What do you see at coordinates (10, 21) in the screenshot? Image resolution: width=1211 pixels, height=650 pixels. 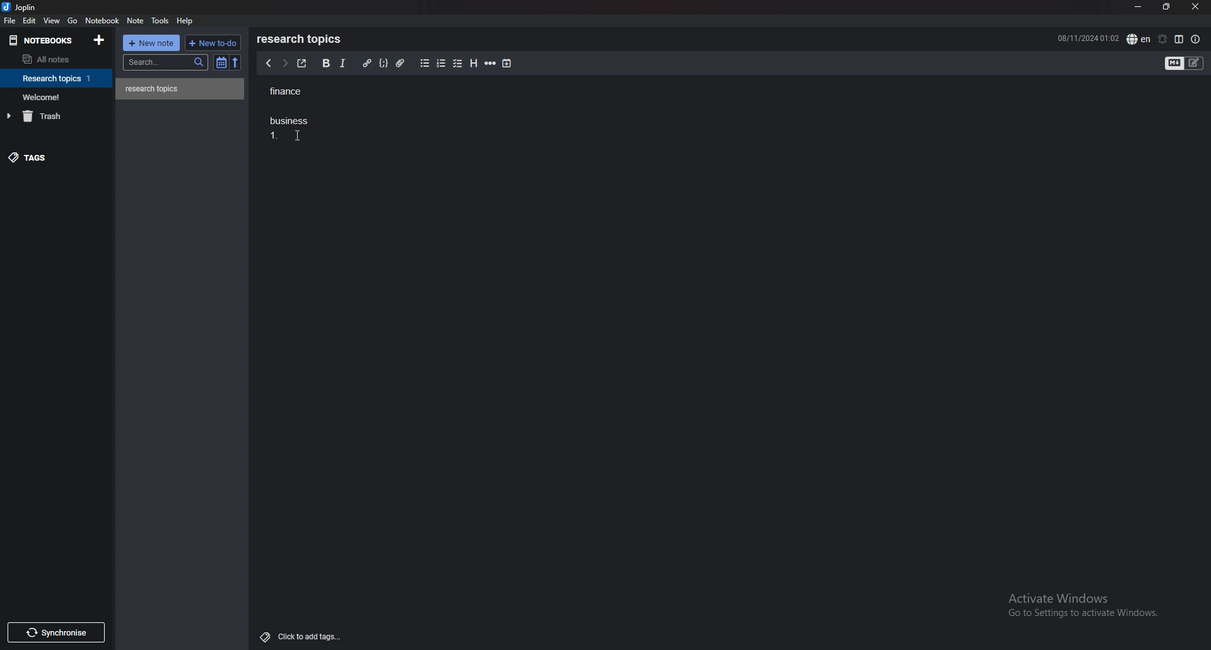 I see `file` at bounding box center [10, 21].